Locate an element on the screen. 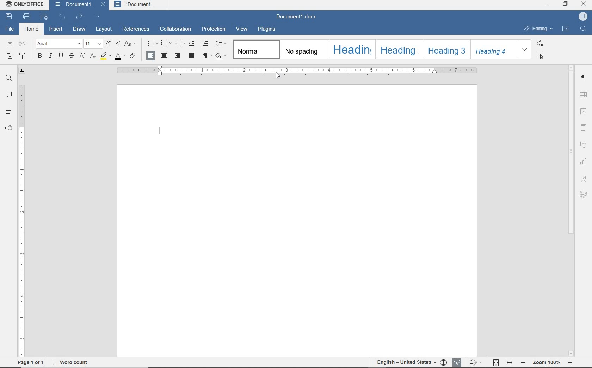  SET DOCUMENT LANGUAGE is located at coordinates (443, 362).